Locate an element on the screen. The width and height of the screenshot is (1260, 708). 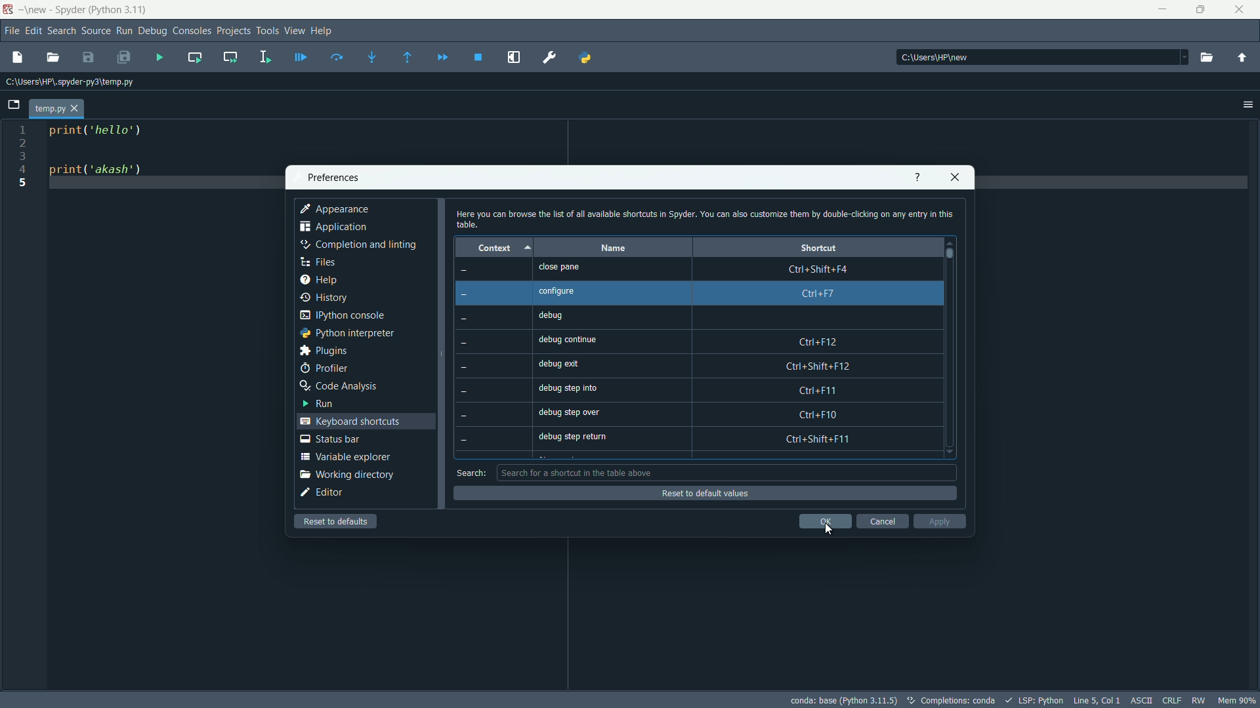
run current cell is located at coordinates (194, 56).